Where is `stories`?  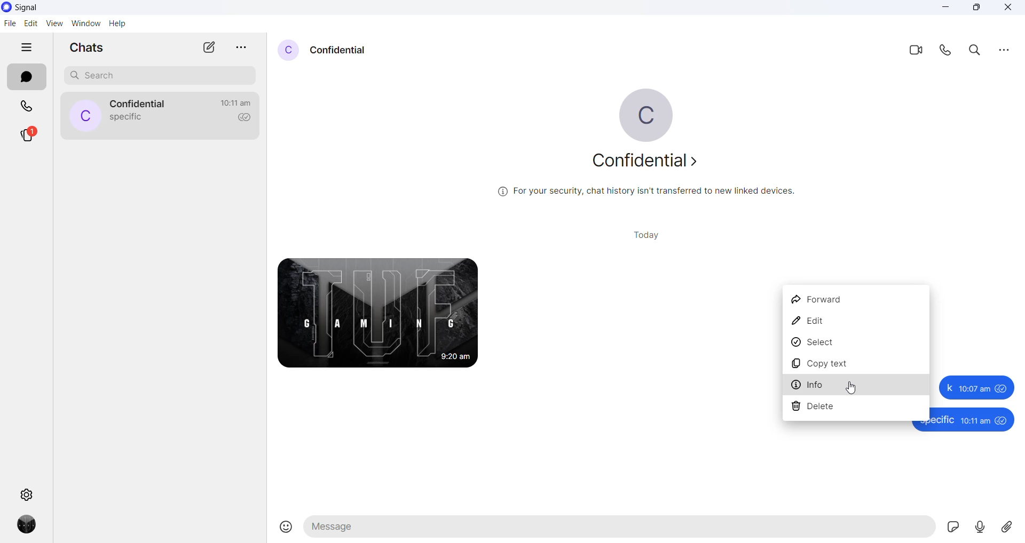 stories is located at coordinates (29, 137).